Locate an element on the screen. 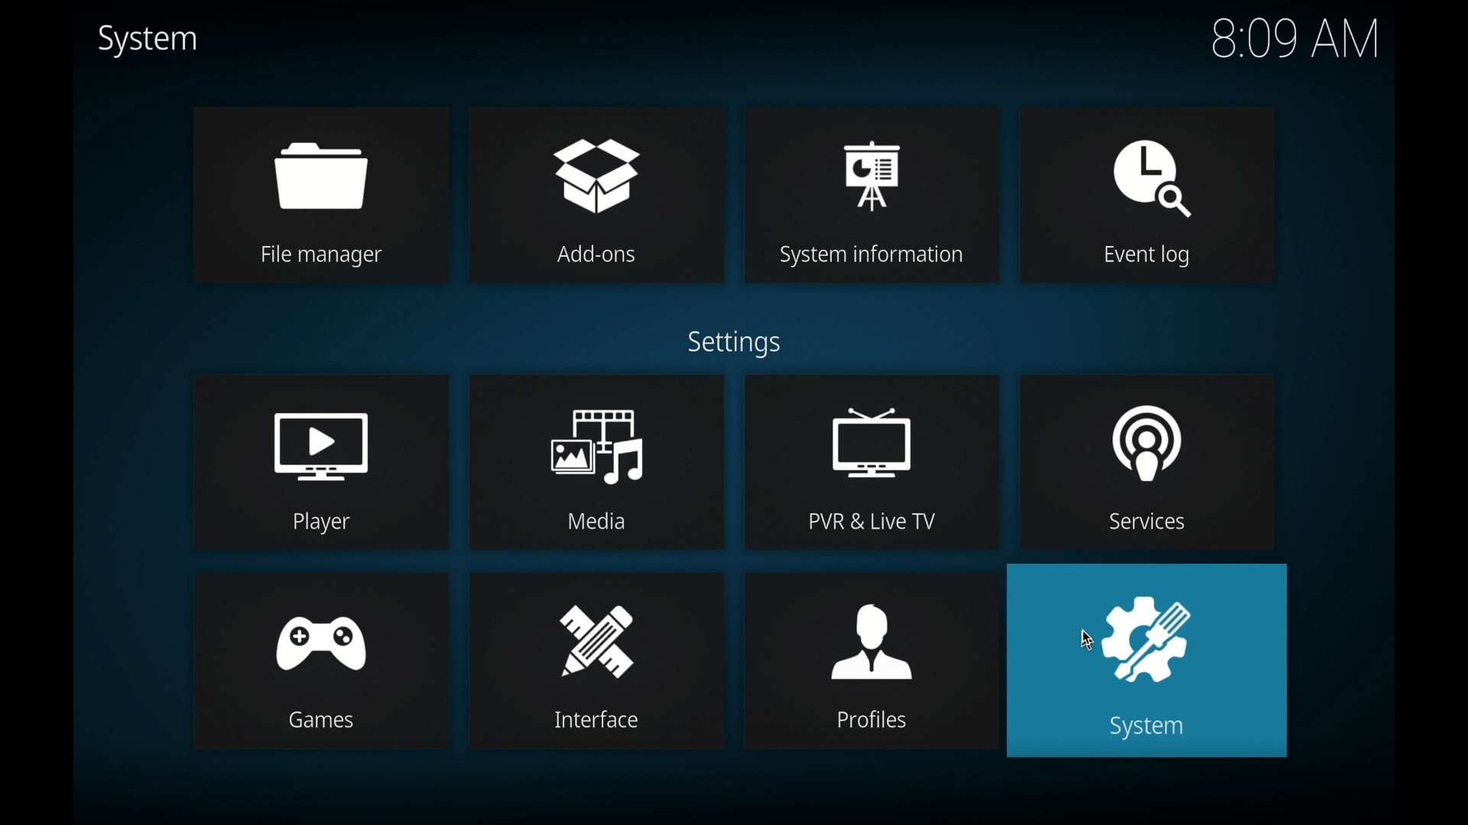  file manager is located at coordinates (320, 196).